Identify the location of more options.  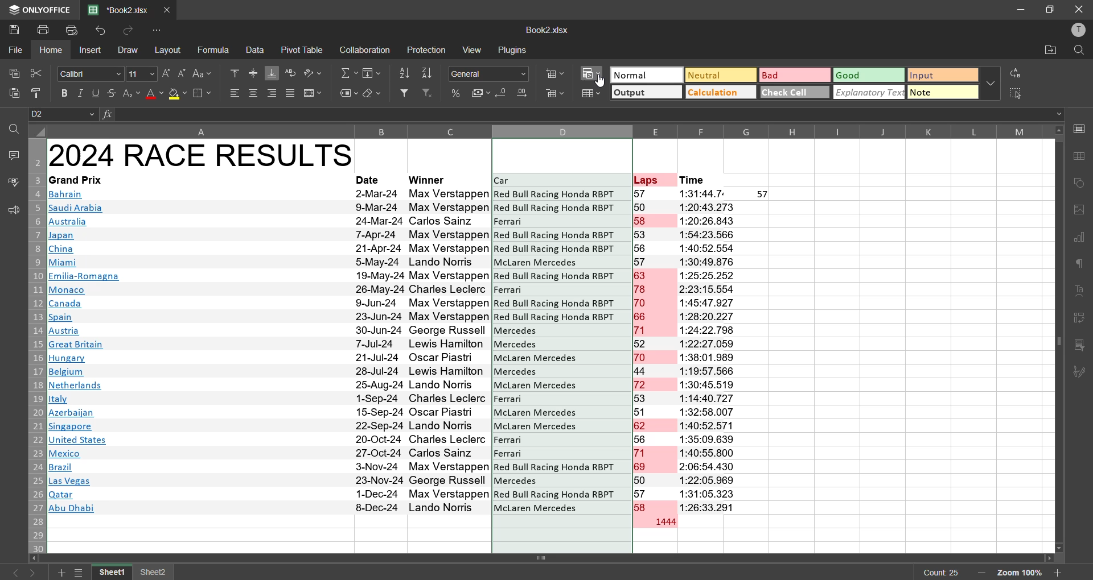
(990, 82).